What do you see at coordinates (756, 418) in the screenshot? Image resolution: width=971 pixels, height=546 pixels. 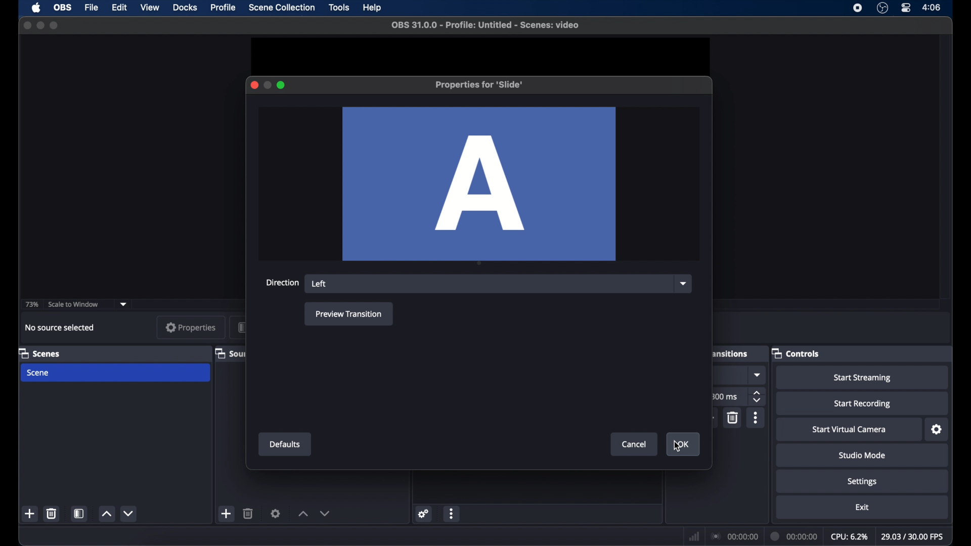 I see `moreoptions` at bounding box center [756, 418].